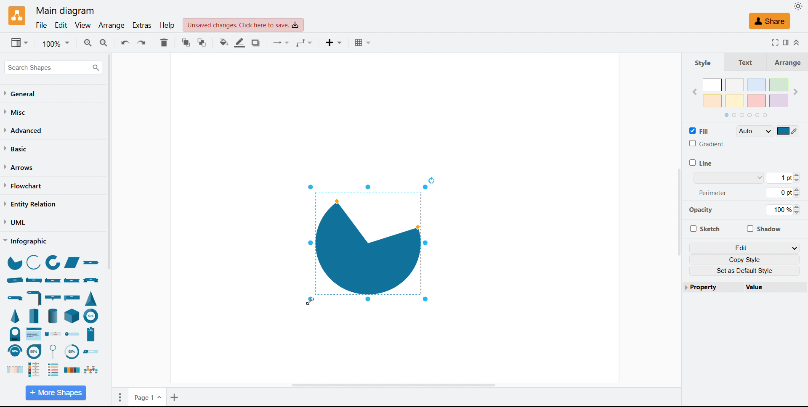 This screenshot has width=808, height=407. Describe the element at coordinates (679, 212) in the screenshot. I see `Vertical scrollbar` at that location.